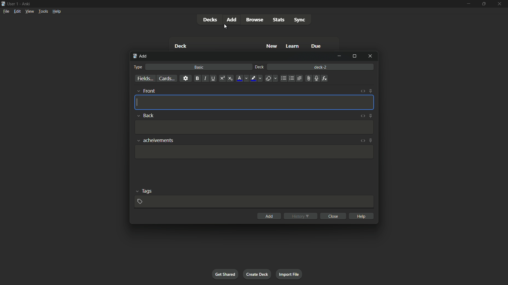 Image resolution: width=508 pixels, height=285 pixels. Describe the element at coordinates (308, 79) in the screenshot. I see `attach` at that location.